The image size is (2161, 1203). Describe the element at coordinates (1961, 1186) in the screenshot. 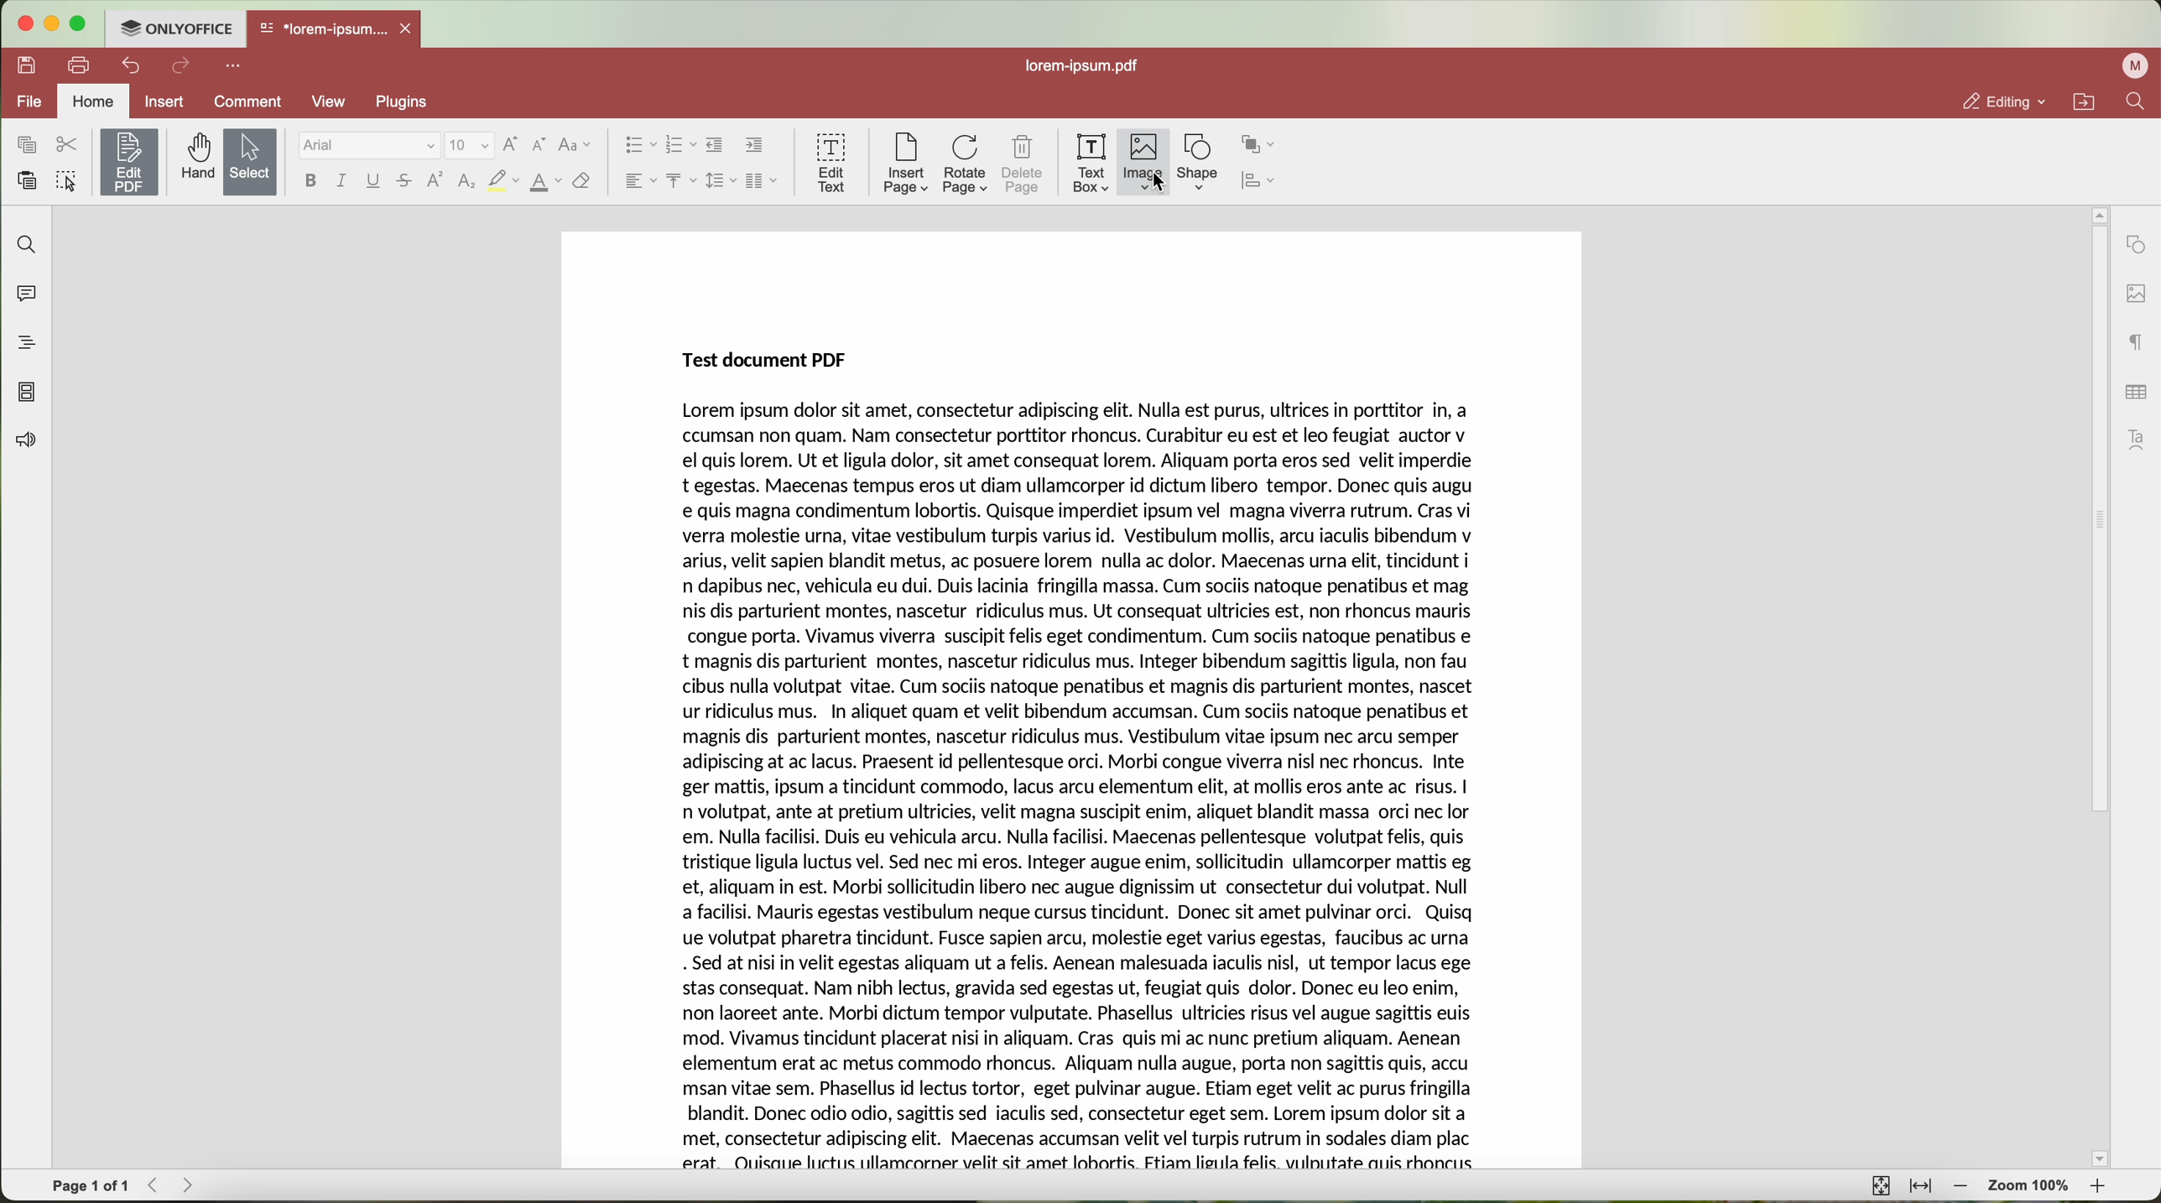

I see `zoom out` at that location.